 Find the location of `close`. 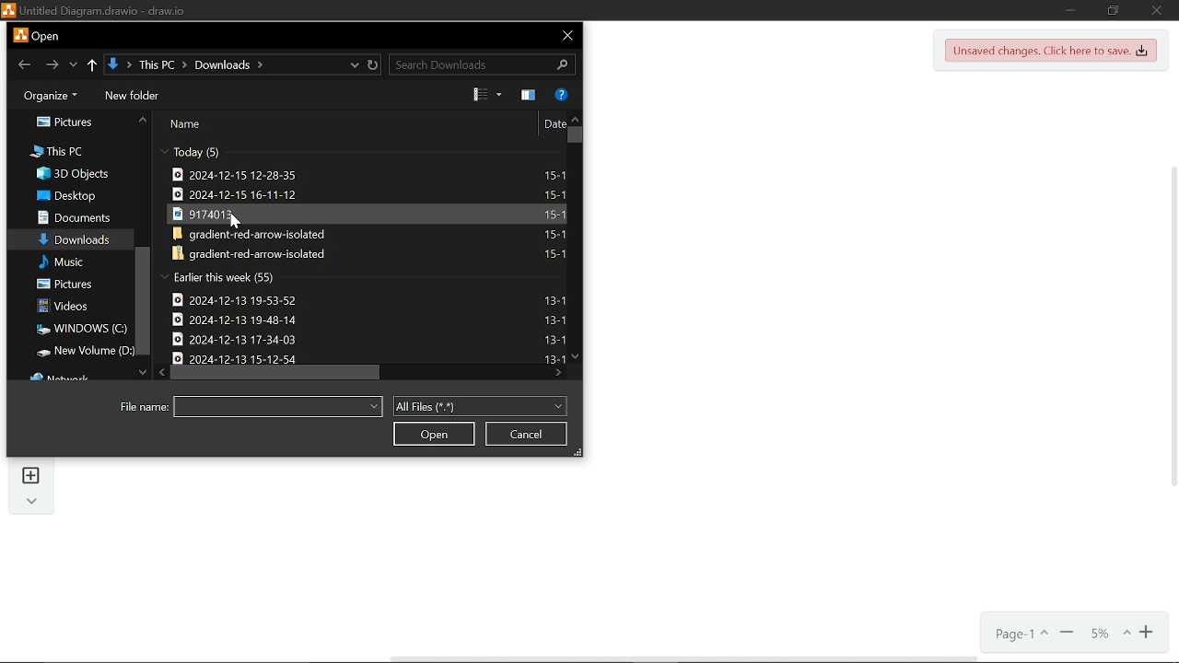

close is located at coordinates (564, 35).